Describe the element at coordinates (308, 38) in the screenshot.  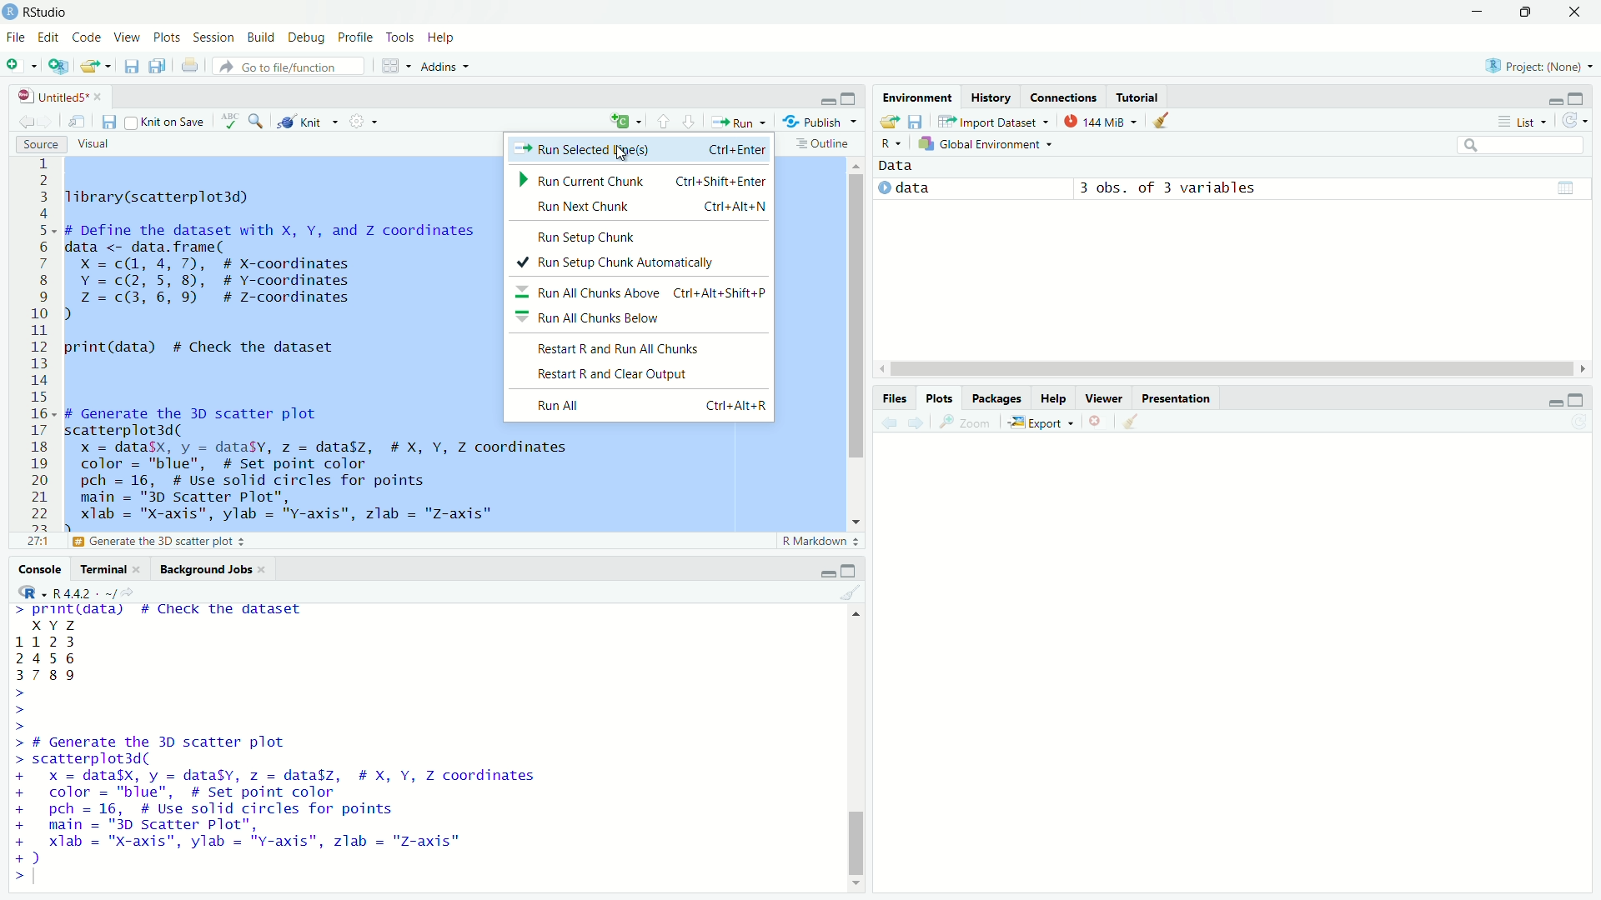
I see `debug` at that location.